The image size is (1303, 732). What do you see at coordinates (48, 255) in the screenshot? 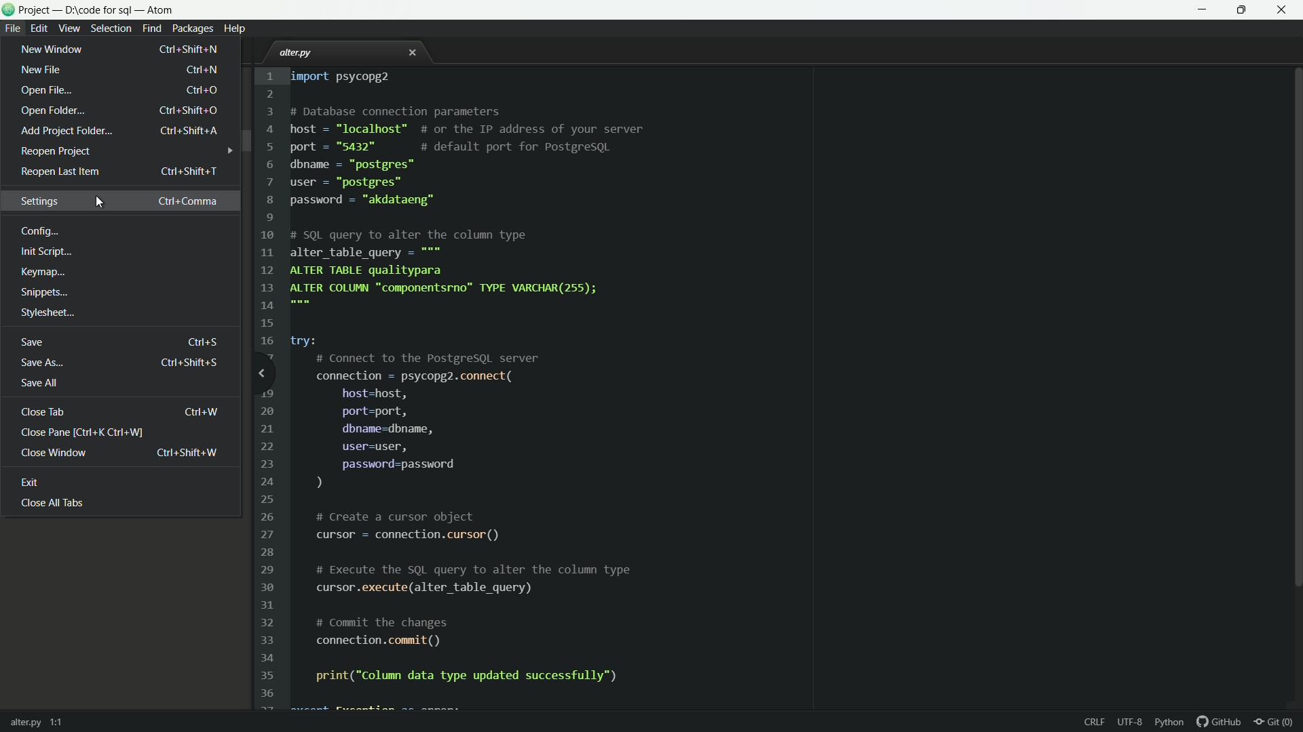
I see `init script` at bounding box center [48, 255].